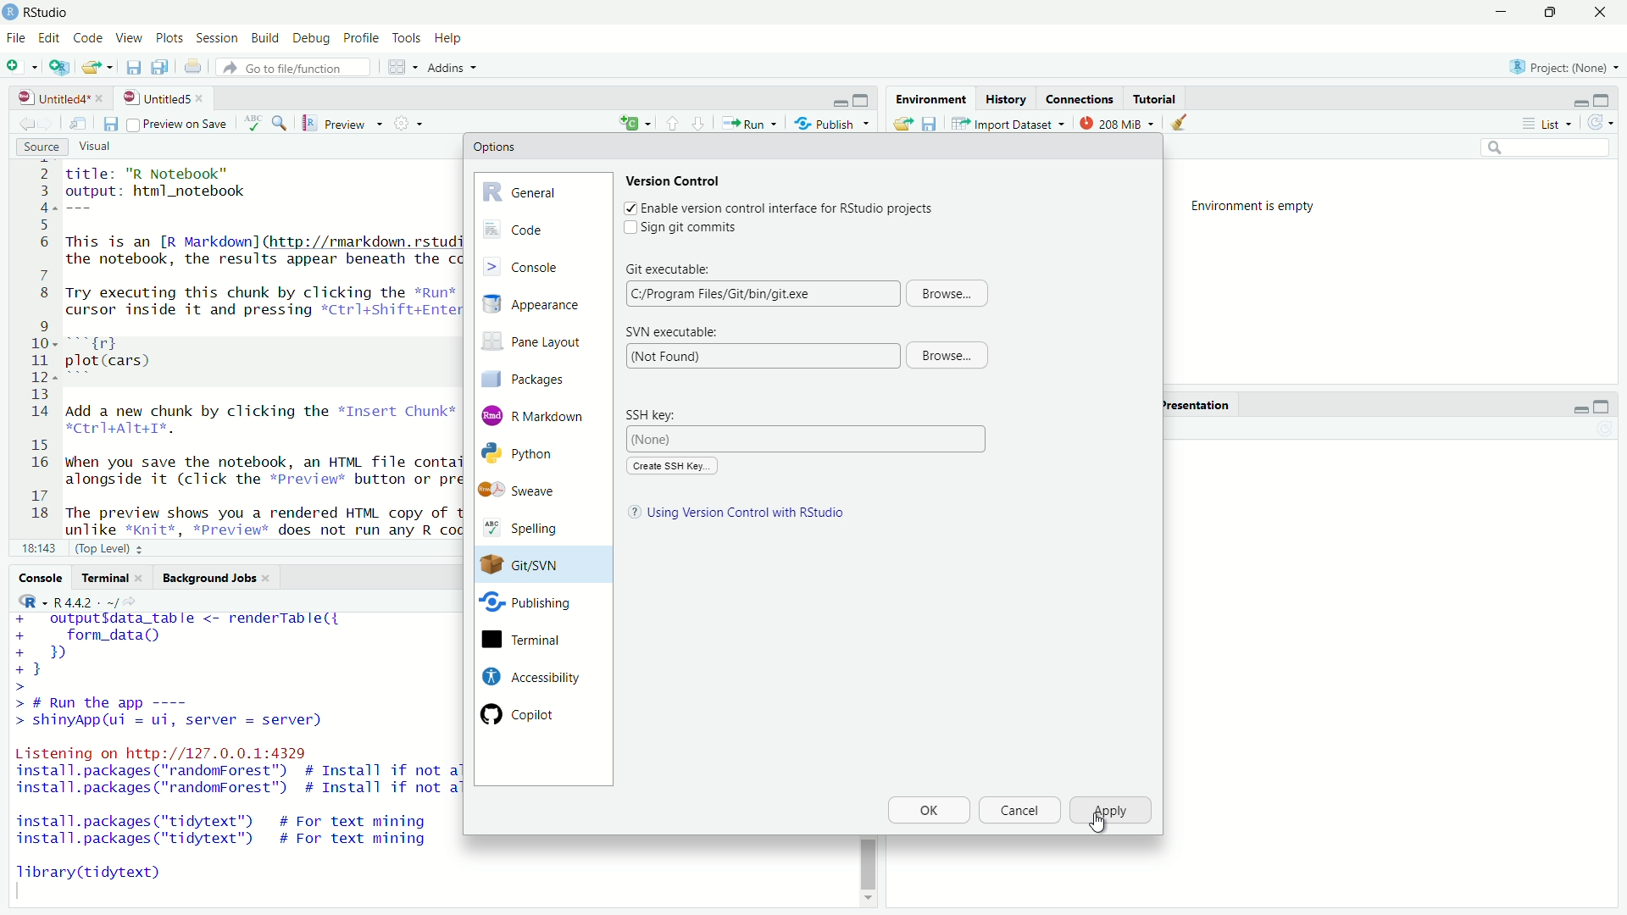 Image resolution: width=1627 pixels, height=915 pixels. I want to click on ?, so click(630, 513).